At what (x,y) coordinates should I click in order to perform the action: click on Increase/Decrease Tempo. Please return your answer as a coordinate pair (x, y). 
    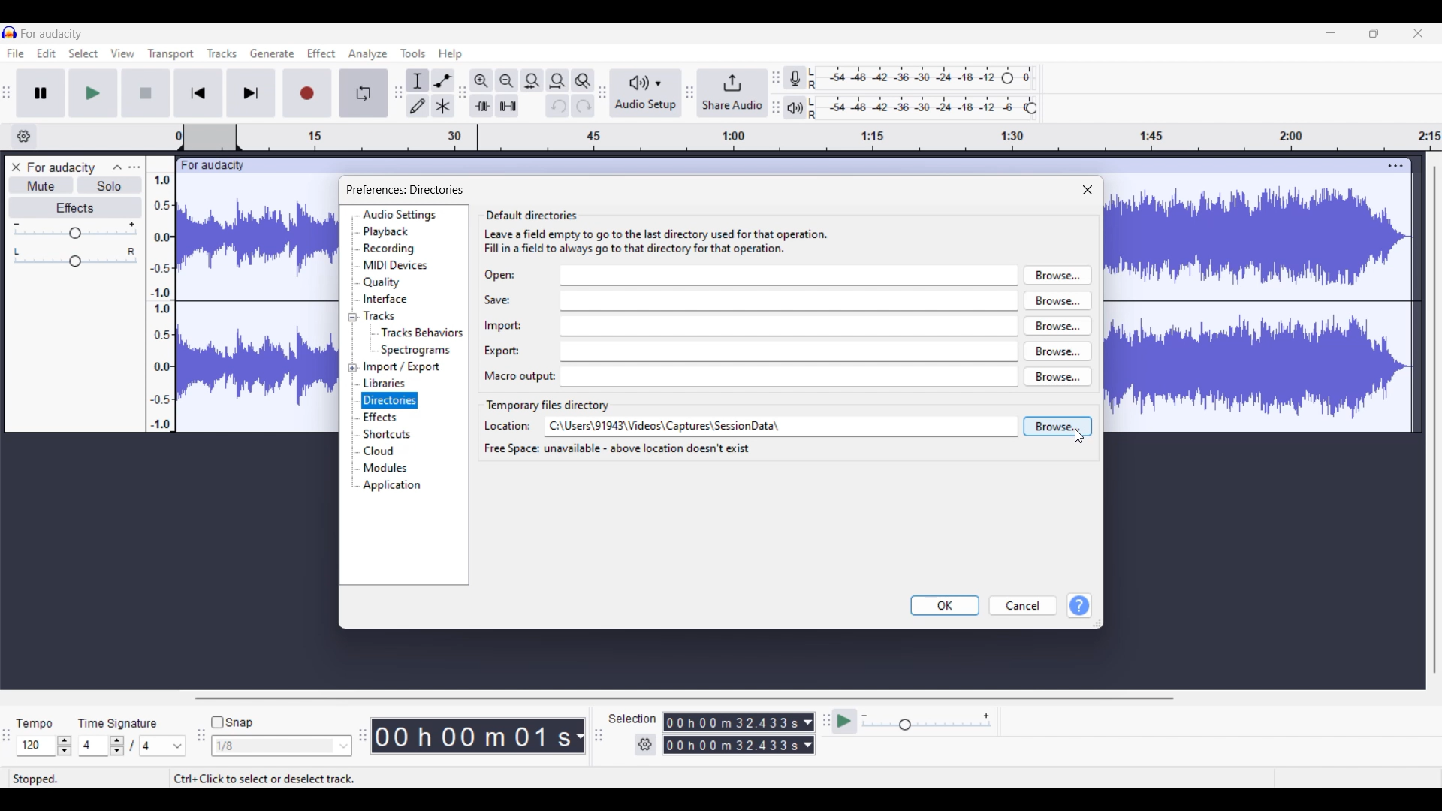
    Looking at the image, I should click on (65, 746).